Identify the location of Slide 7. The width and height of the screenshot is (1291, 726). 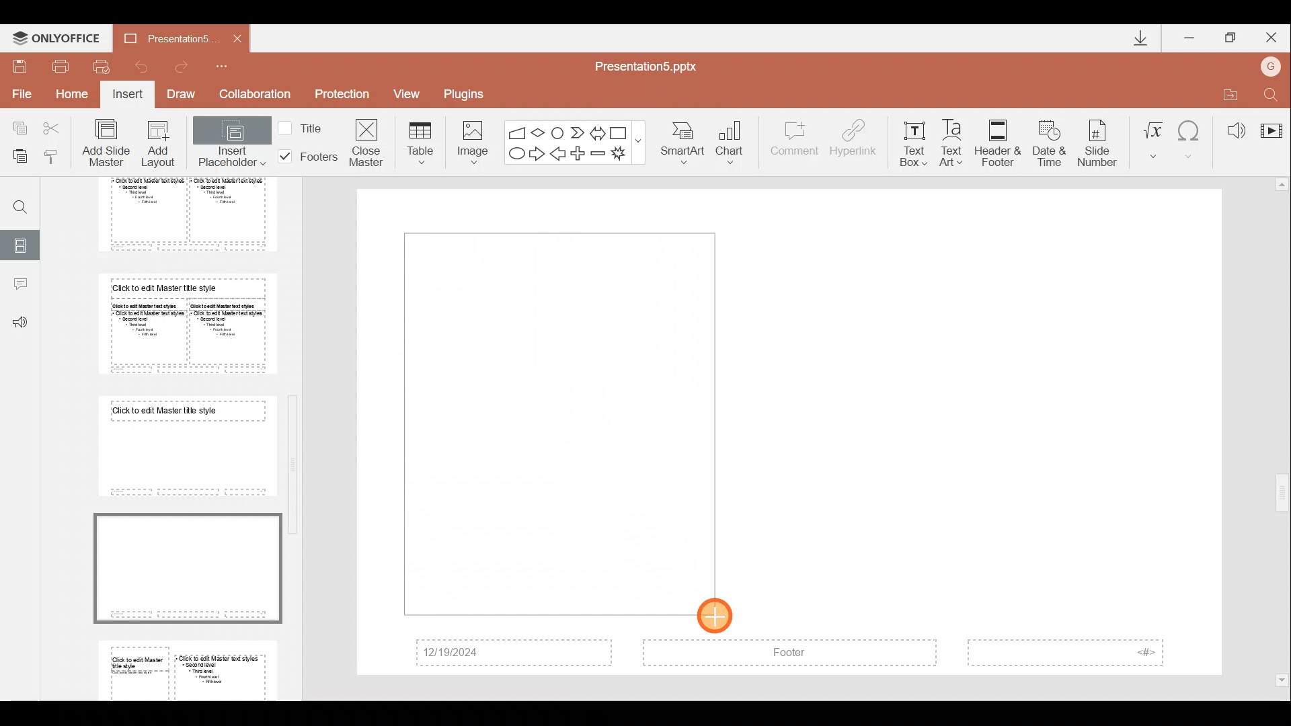
(183, 446).